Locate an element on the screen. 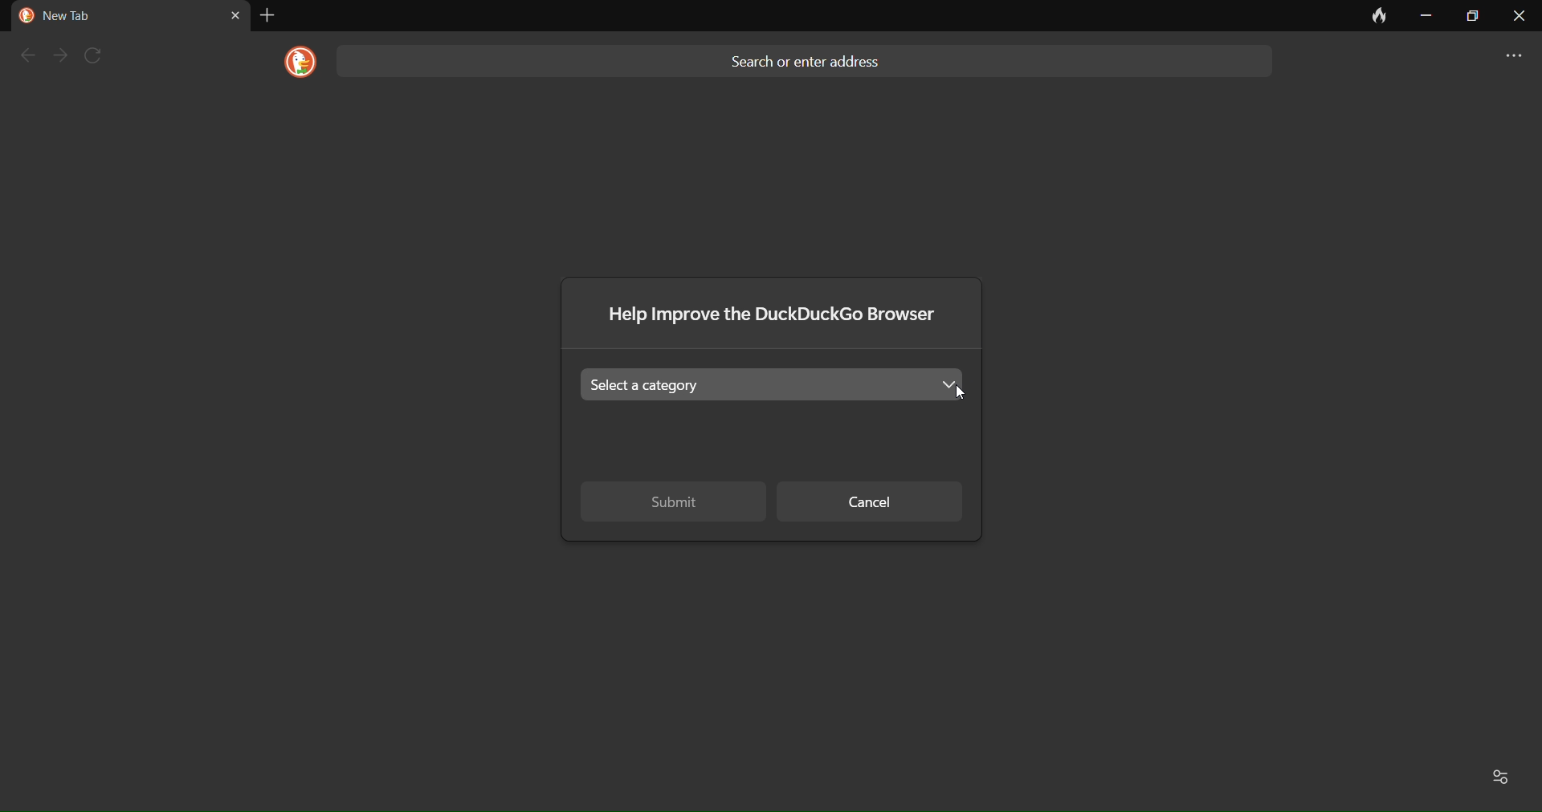 This screenshot has height=812, width=1542. more is located at coordinates (1505, 58).